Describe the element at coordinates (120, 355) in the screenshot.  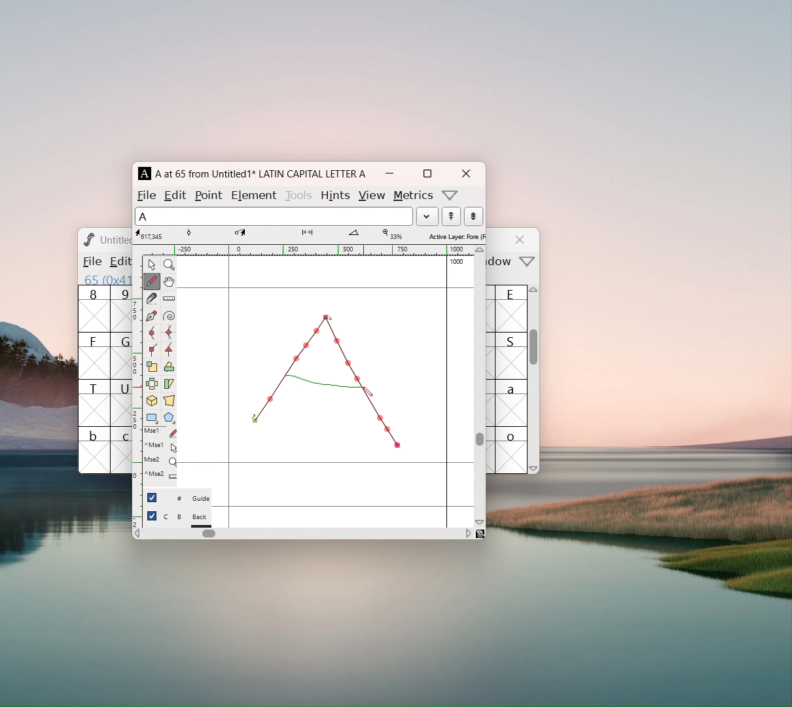
I see `G` at that location.